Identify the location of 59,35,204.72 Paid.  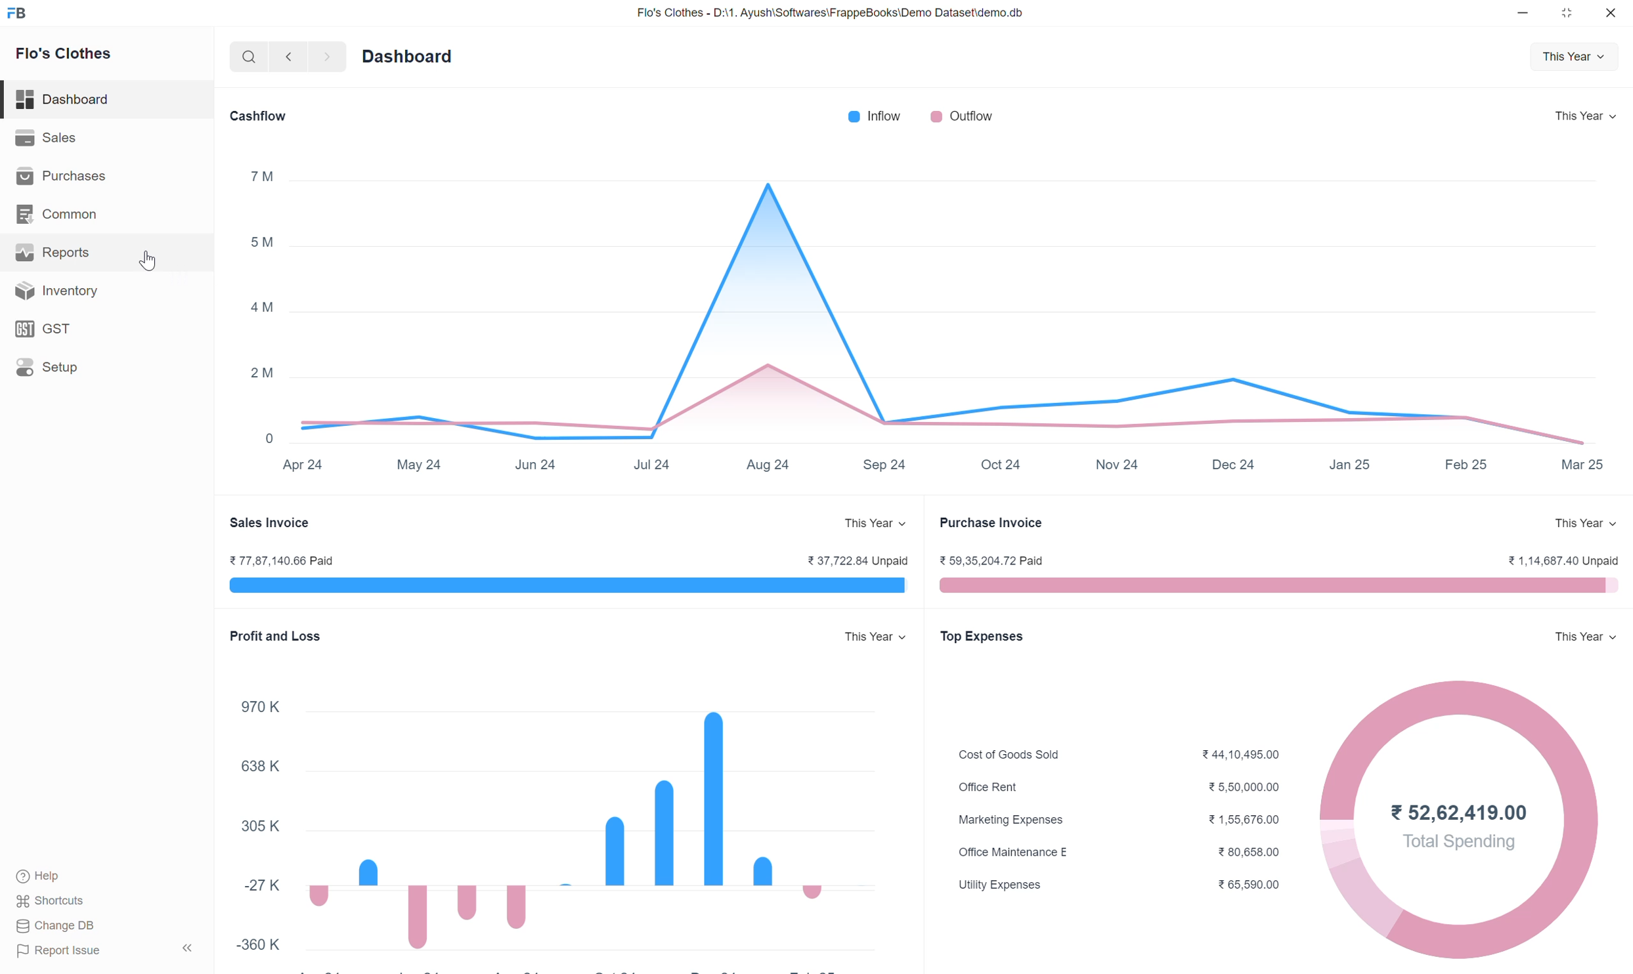
(993, 561).